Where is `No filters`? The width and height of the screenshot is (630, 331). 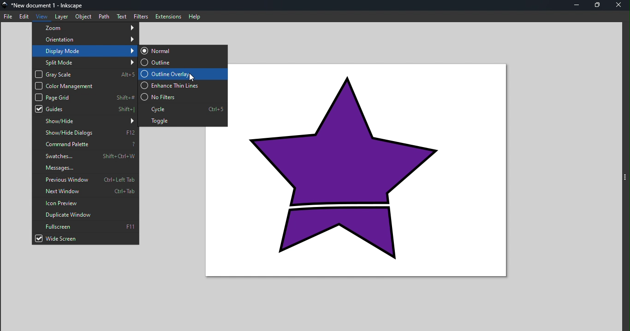
No filters is located at coordinates (182, 97).